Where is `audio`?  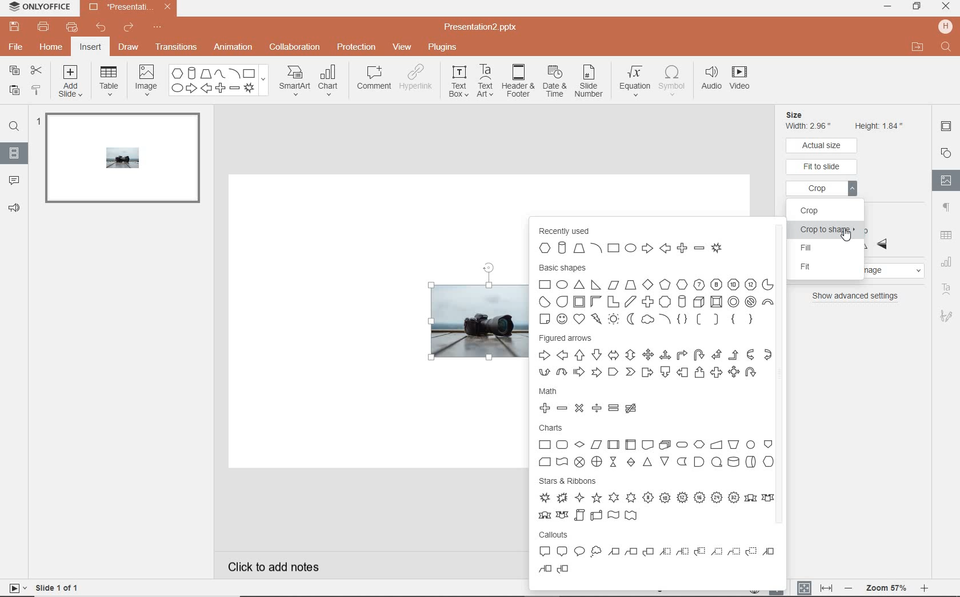 audio is located at coordinates (711, 80).